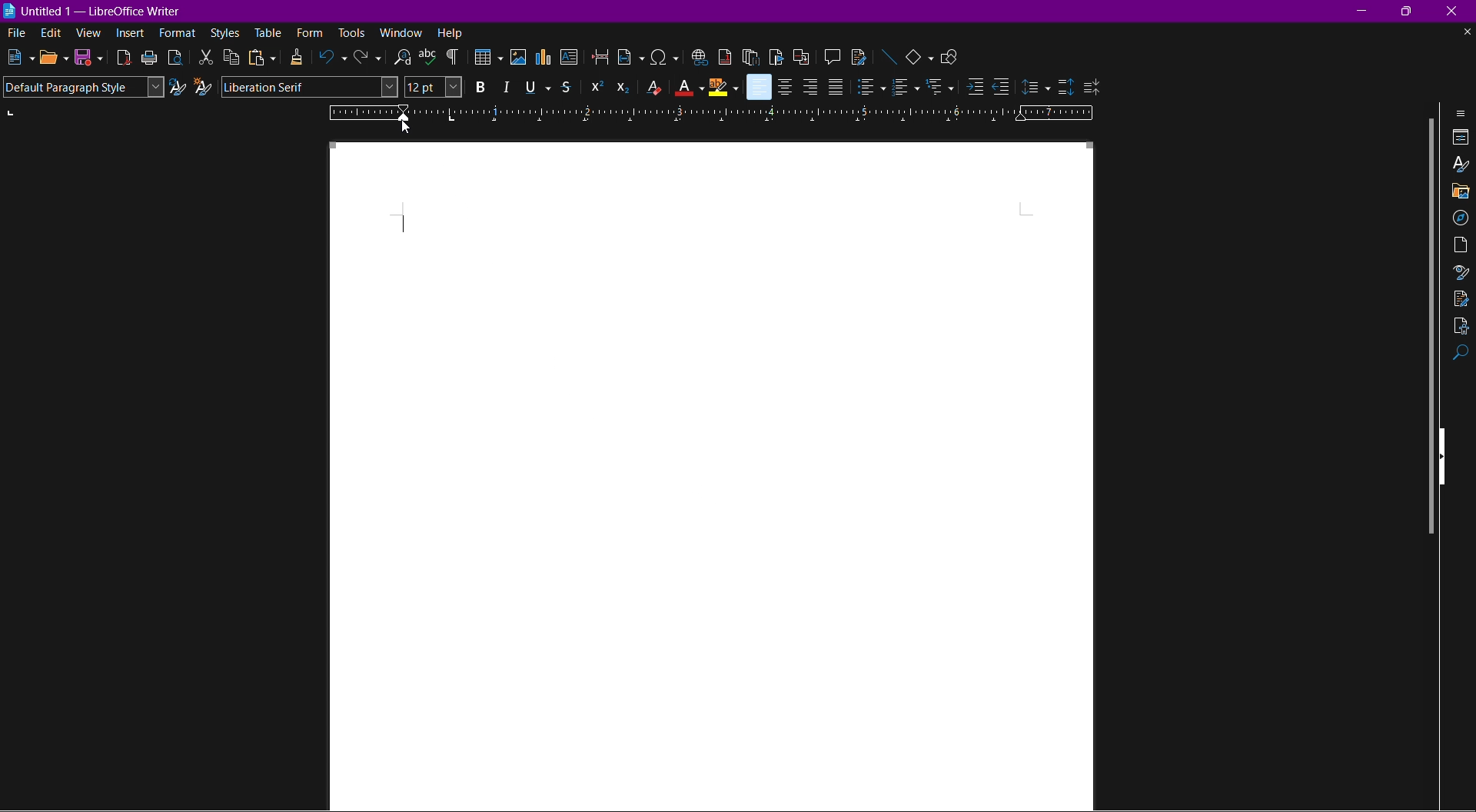  Describe the element at coordinates (776, 56) in the screenshot. I see `Insert Bookmark` at that location.